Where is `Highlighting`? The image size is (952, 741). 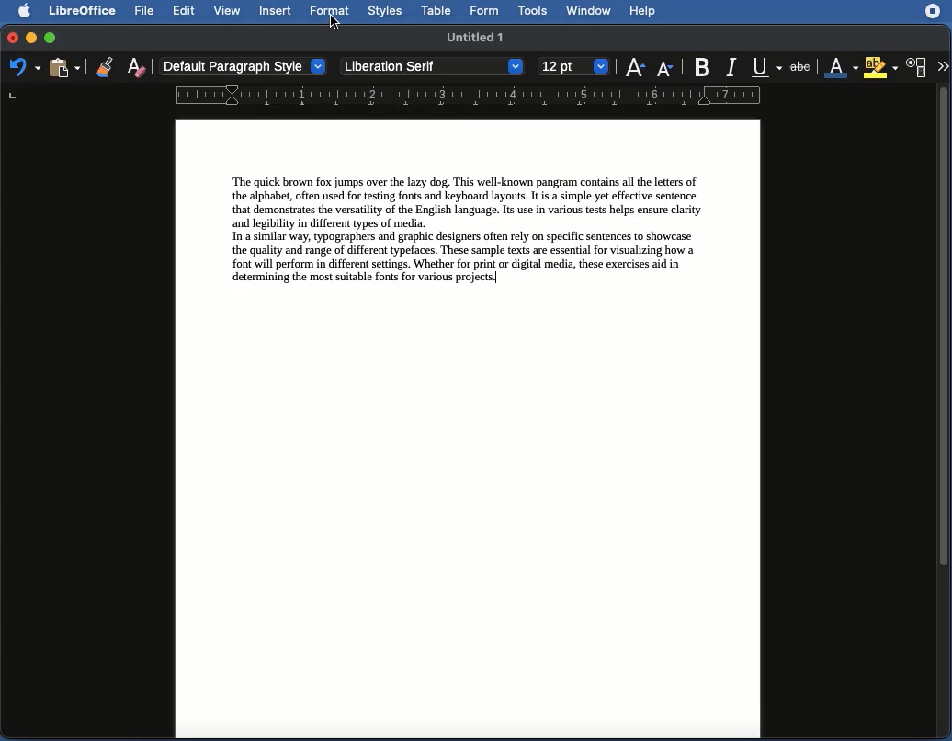
Highlighting is located at coordinates (882, 67).